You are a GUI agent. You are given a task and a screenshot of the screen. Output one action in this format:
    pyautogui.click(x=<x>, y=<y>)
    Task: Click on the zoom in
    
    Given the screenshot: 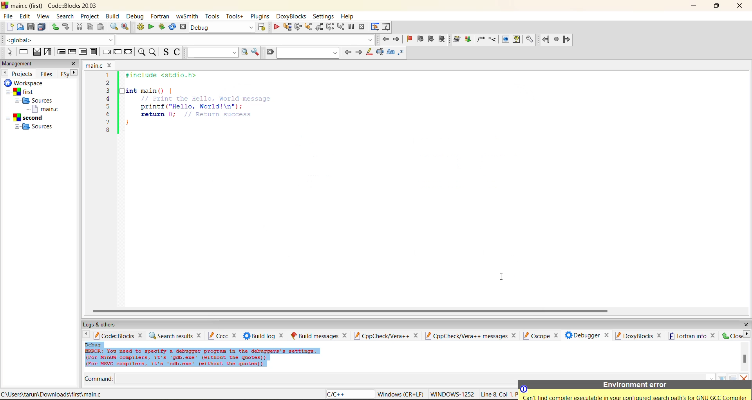 What is the action you would take?
    pyautogui.click(x=142, y=52)
    